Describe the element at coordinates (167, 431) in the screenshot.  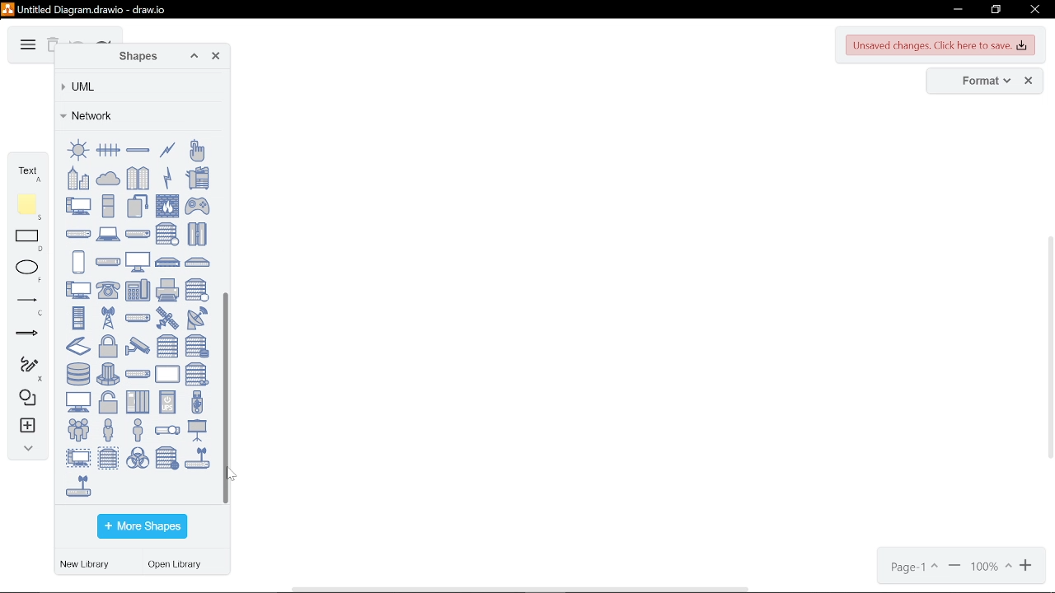
I see `video projector` at that location.